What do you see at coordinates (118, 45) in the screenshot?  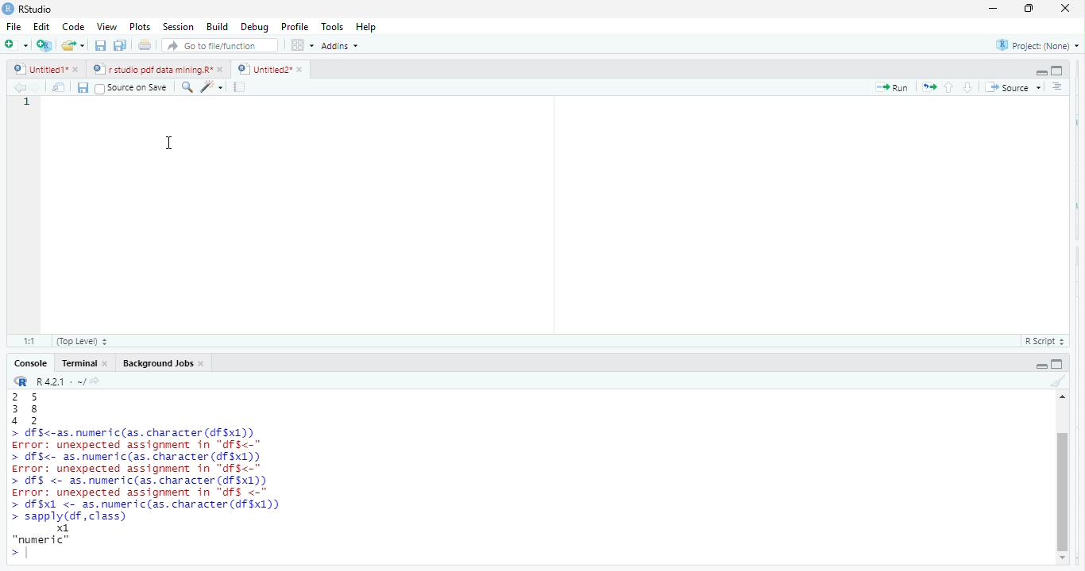 I see `save all open documents` at bounding box center [118, 45].